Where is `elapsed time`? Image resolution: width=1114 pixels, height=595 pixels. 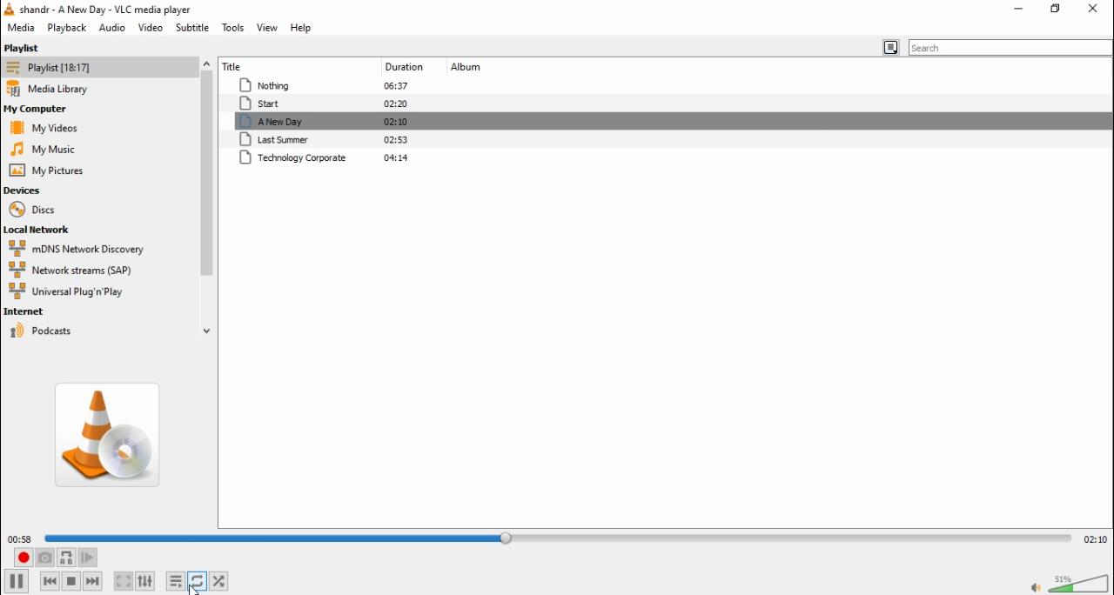 elapsed time is located at coordinates (19, 538).